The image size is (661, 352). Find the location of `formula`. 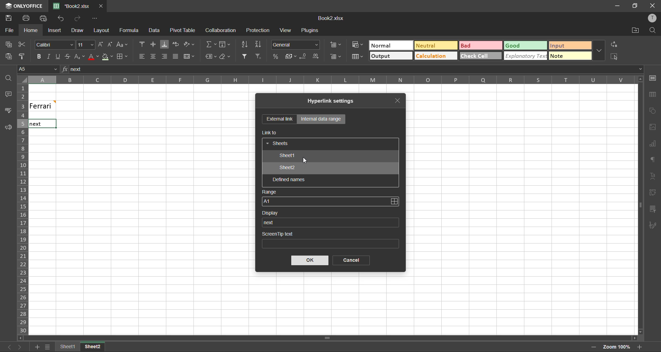

formula is located at coordinates (130, 31).